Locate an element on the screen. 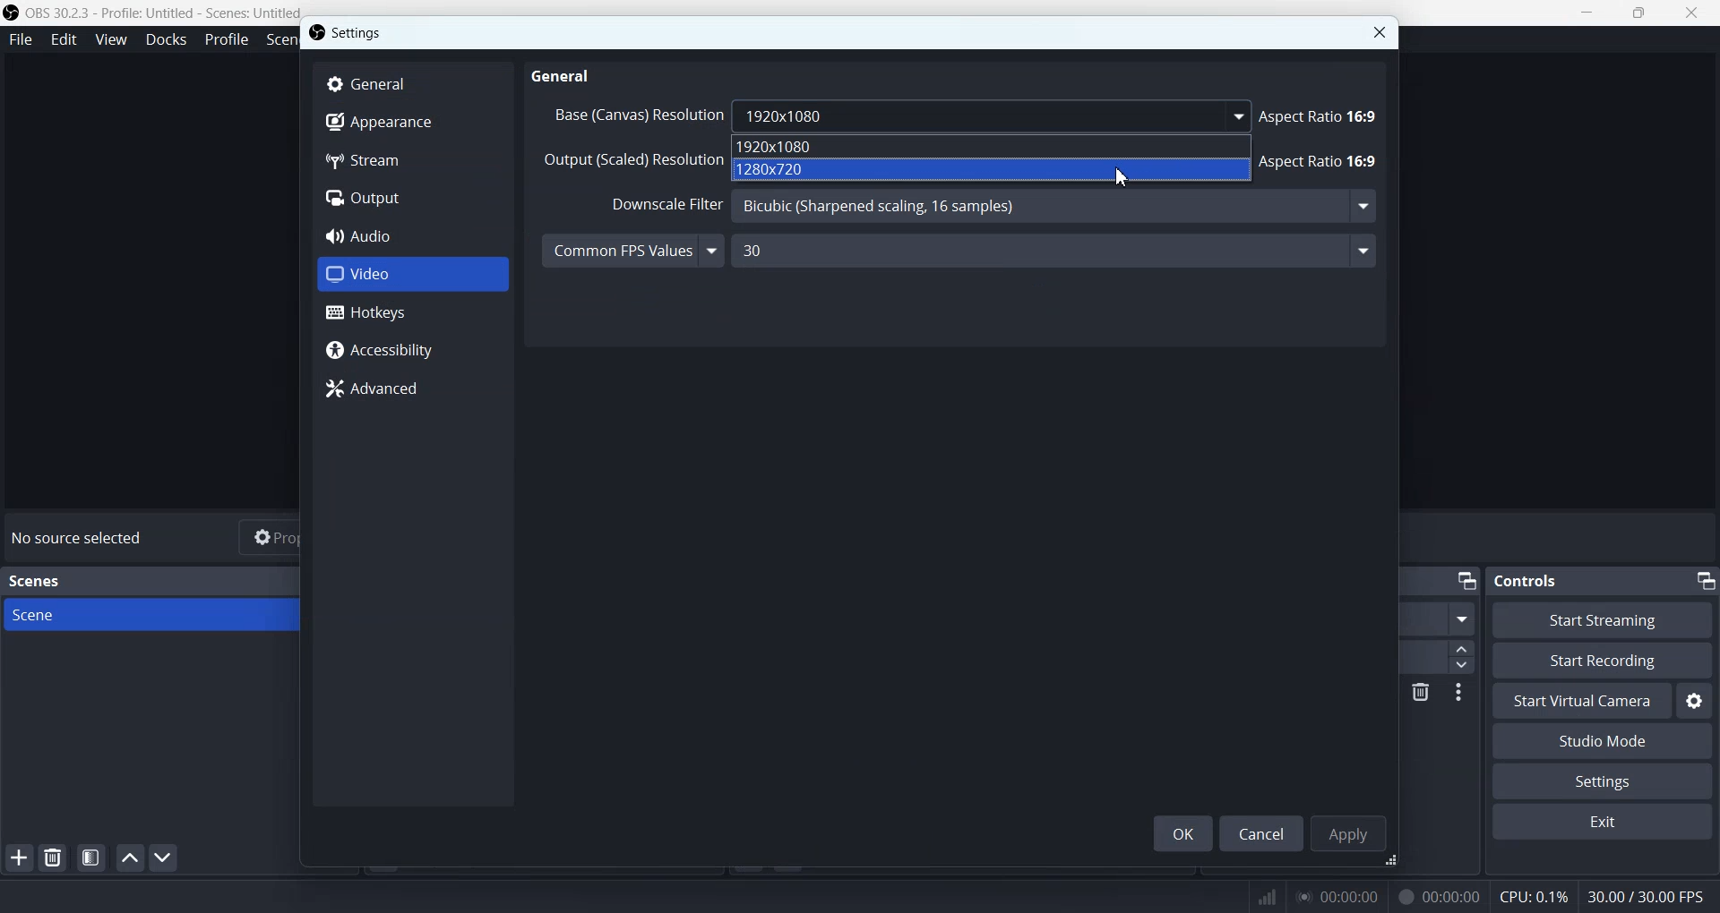  1920x1080 is located at coordinates (993, 146).